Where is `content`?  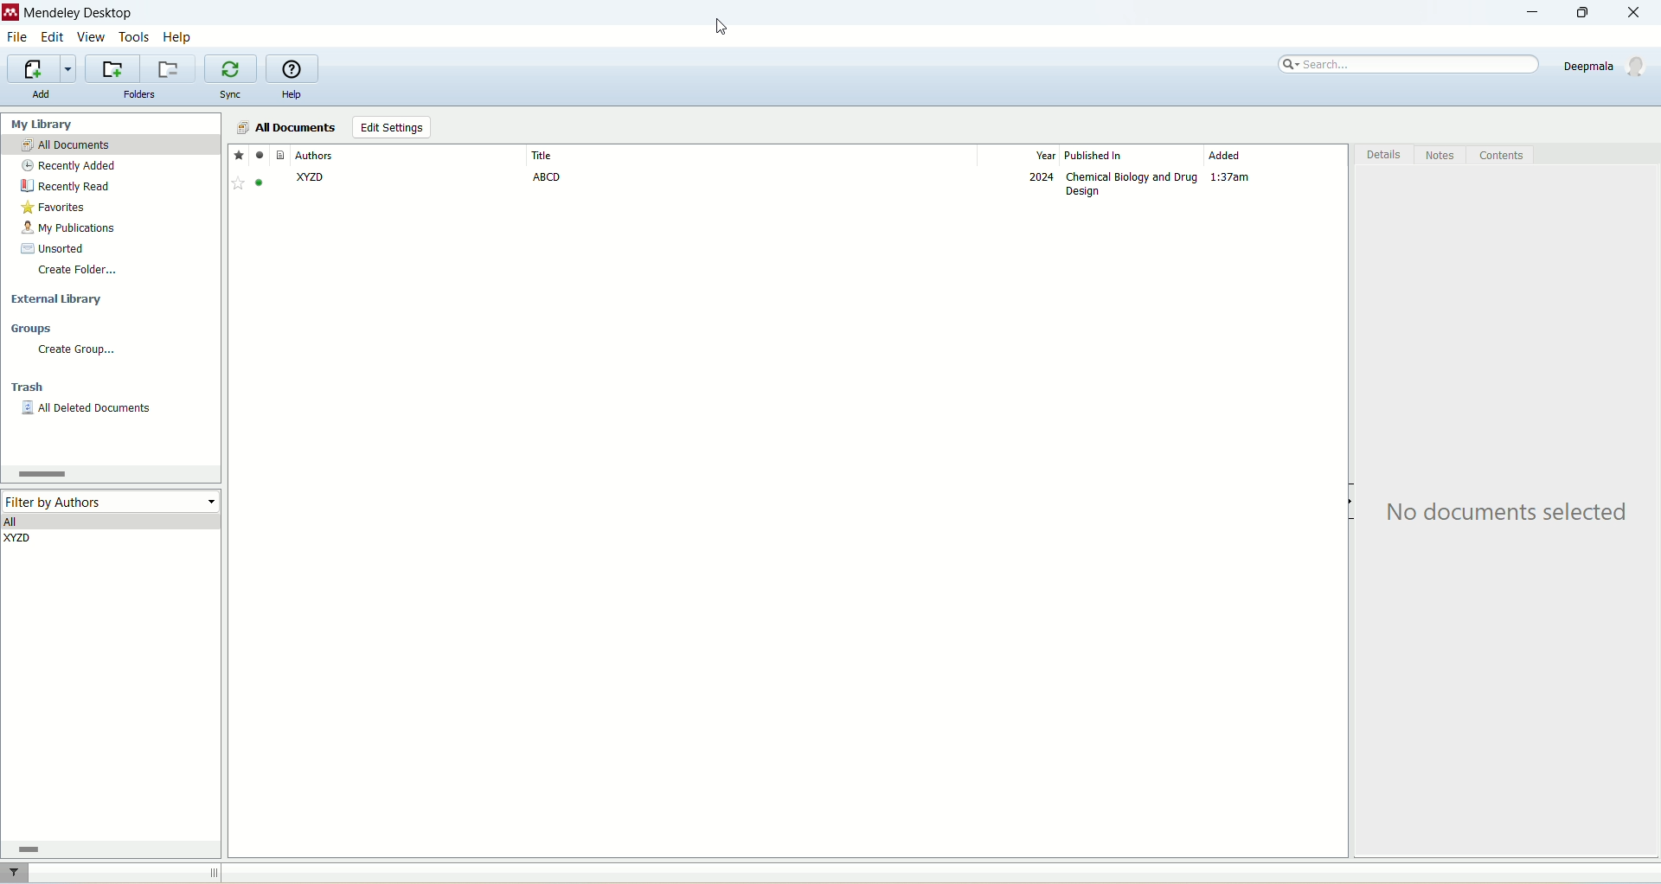 content is located at coordinates (1501, 156).